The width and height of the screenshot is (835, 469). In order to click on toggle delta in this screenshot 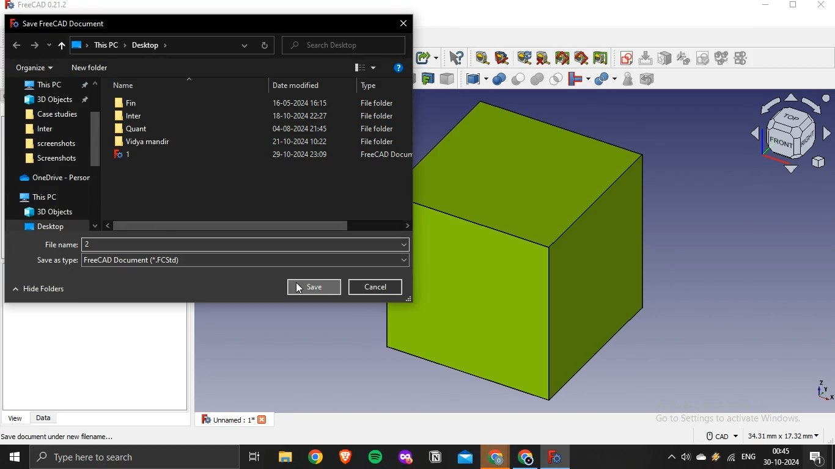, I will do `click(601, 57)`.